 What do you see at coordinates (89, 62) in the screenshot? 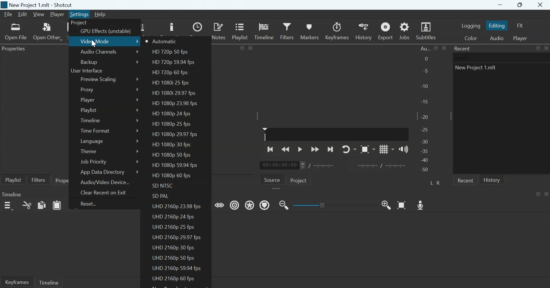
I see `Backup` at bounding box center [89, 62].